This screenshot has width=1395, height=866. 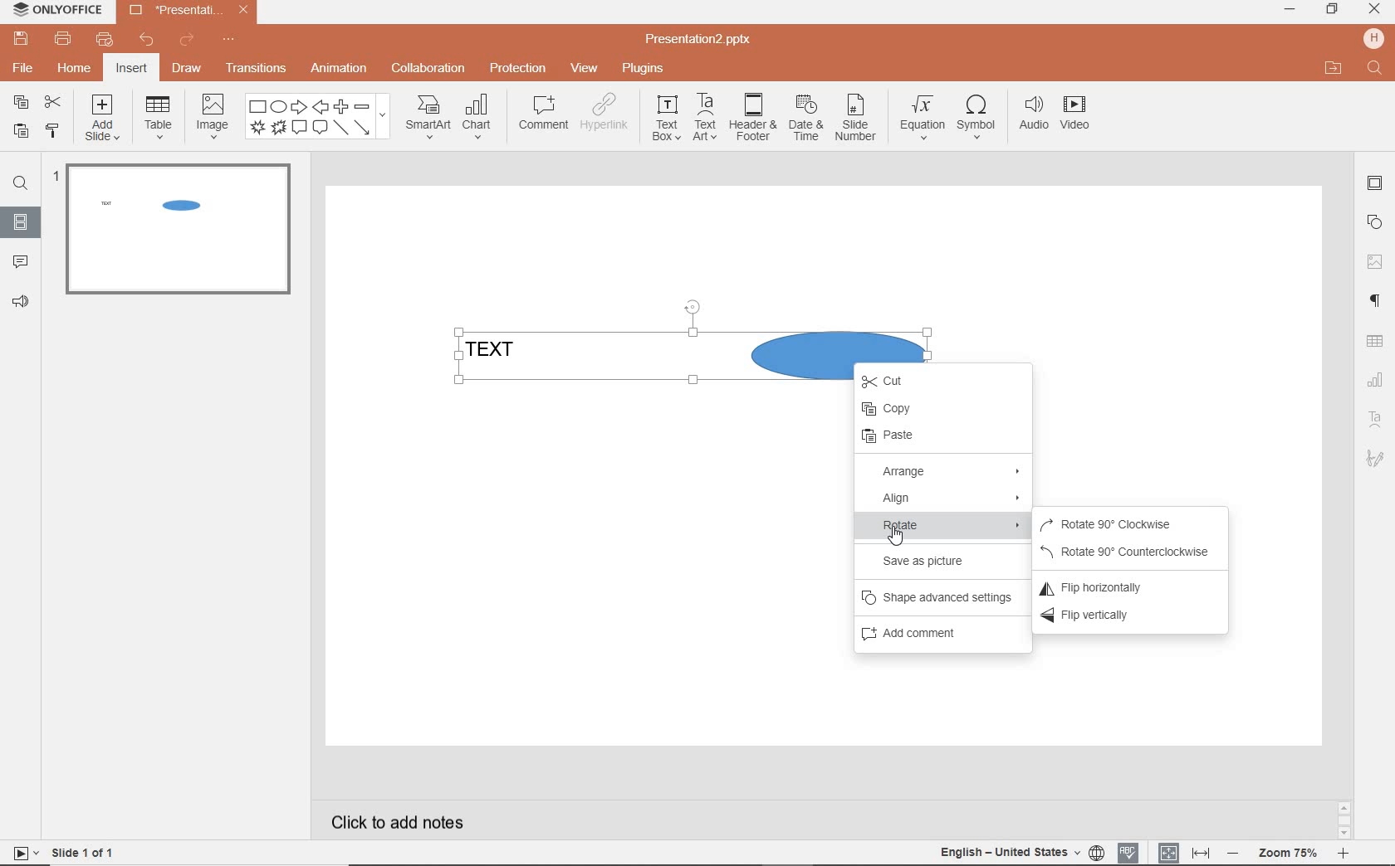 I want to click on header & footer, so click(x=751, y=119).